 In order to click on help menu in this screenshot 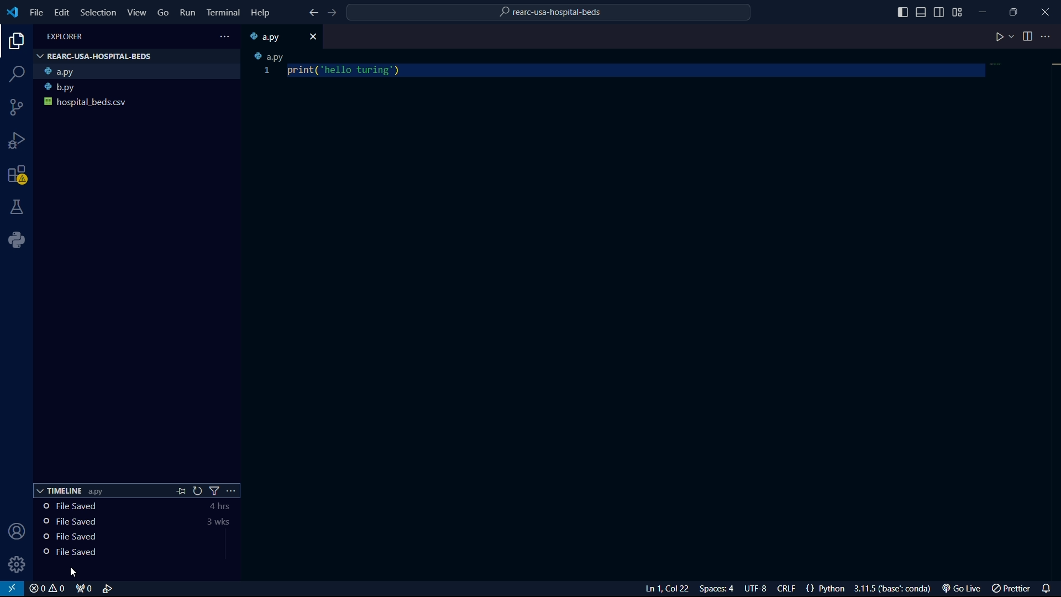, I will do `click(260, 13)`.